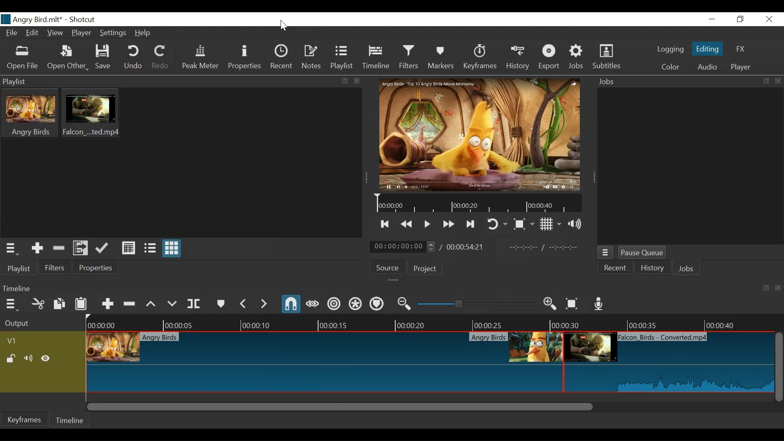 Image resolution: width=784 pixels, height=441 pixels. Describe the element at coordinates (406, 224) in the screenshot. I see `Play quickly backwards` at that location.